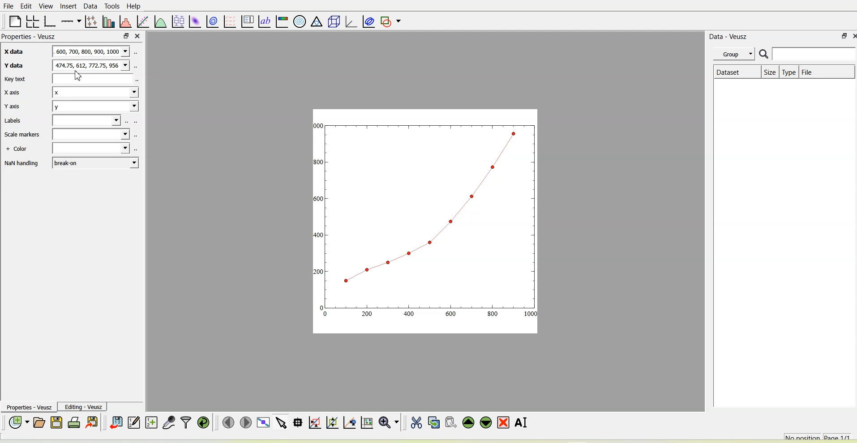 This screenshot has width=857, height=443. Describe the element at coordinates (30, 37) in the screenshot. I see `Properties - Veusz` at that location.